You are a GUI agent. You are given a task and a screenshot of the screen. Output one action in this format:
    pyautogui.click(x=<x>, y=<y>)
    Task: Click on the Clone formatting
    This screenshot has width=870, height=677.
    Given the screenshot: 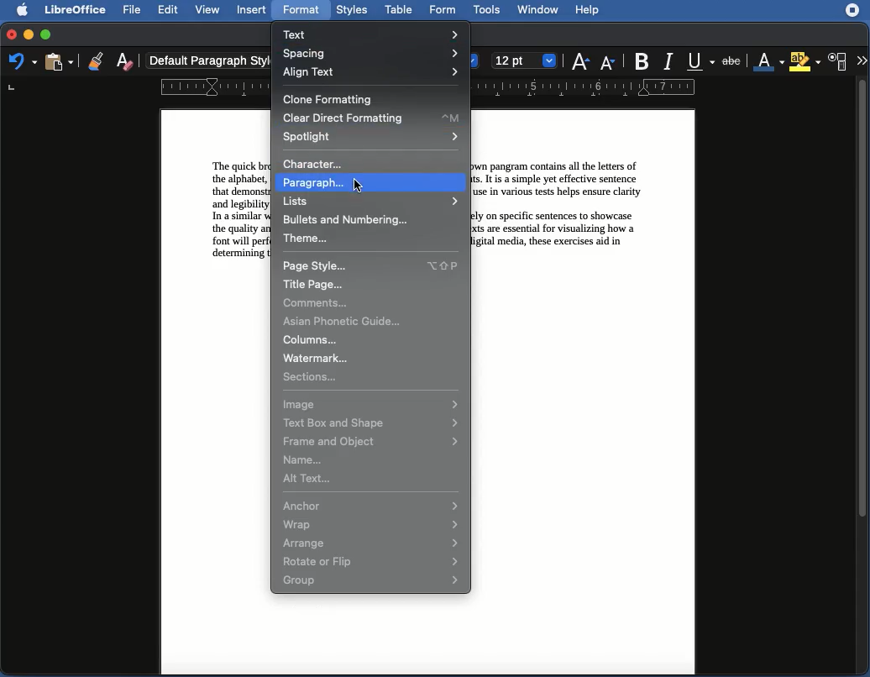 What is the action you would take?
    pyautogui.click(x=97, y=60)
    